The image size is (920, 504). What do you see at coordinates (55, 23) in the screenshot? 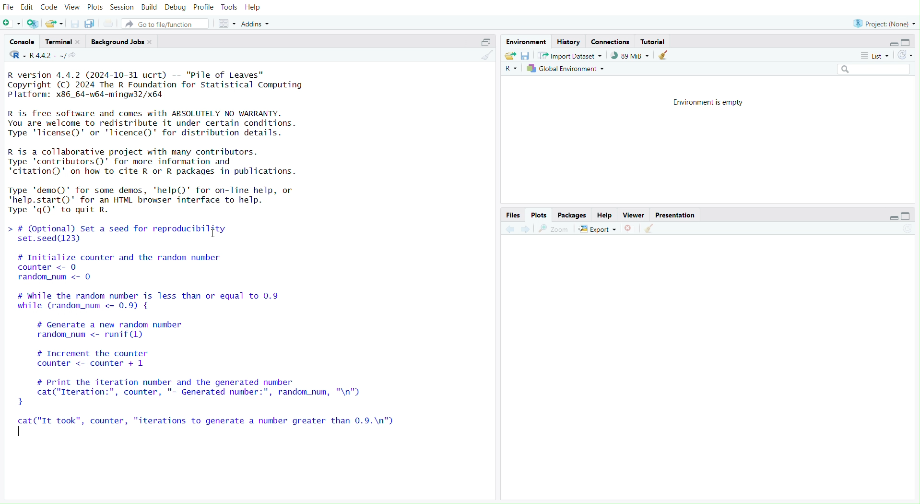
I see `Open an existing file (Ctrl + O)` at bounding box center [55, 23].